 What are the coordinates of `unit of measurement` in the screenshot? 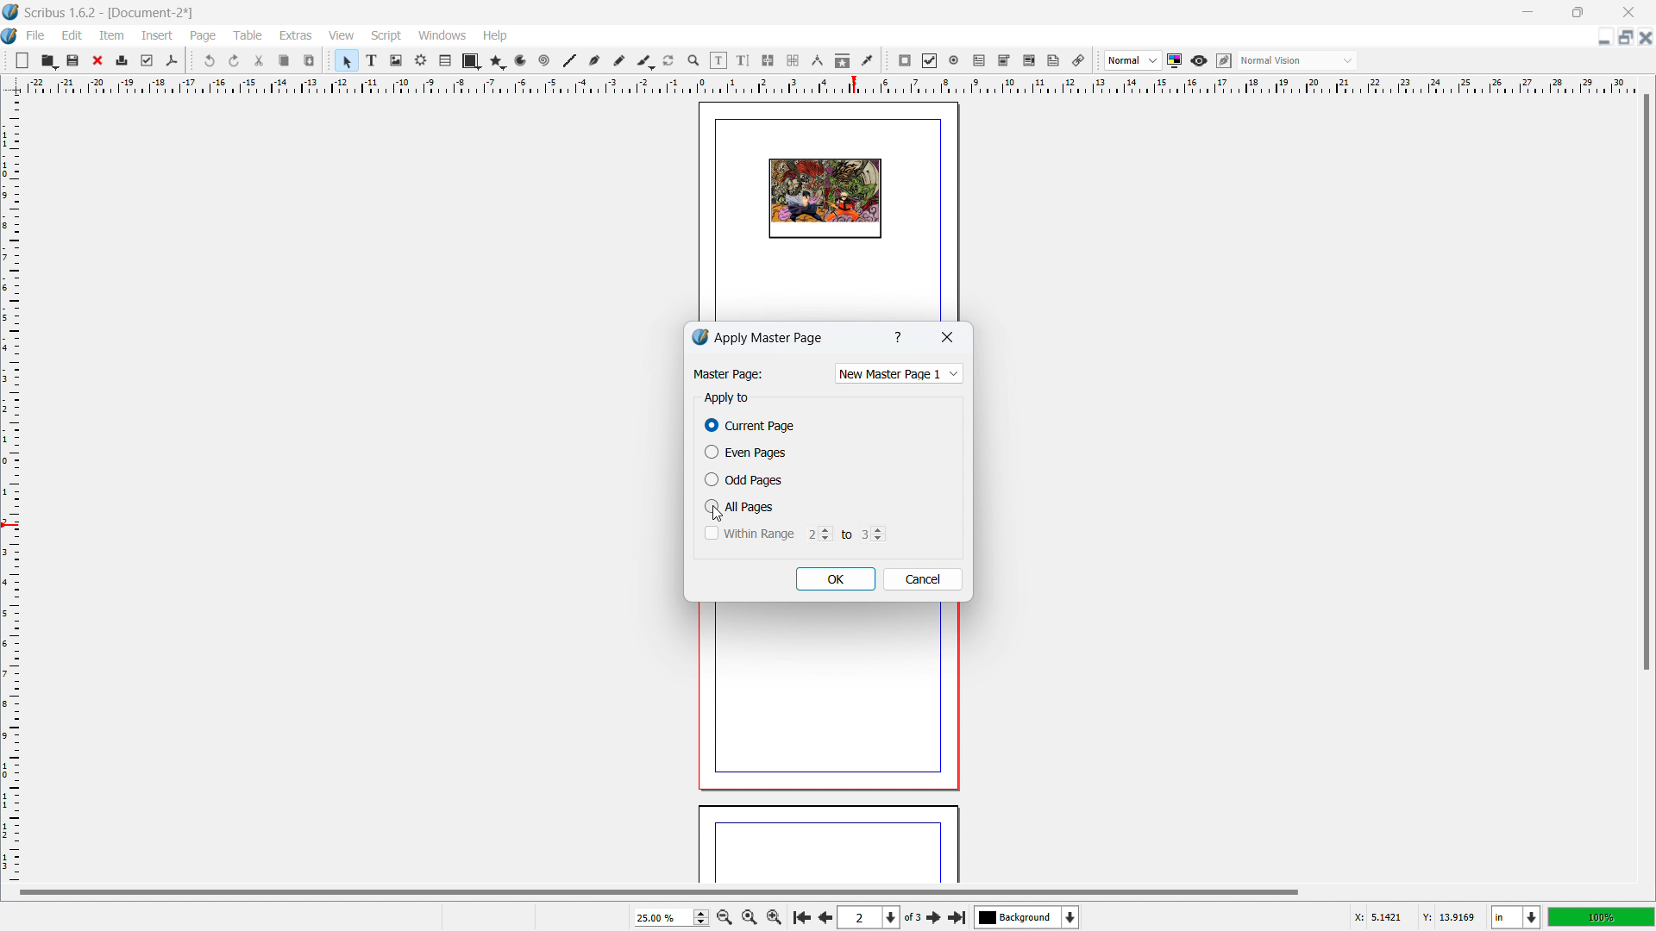 It's located at (1516, 918).